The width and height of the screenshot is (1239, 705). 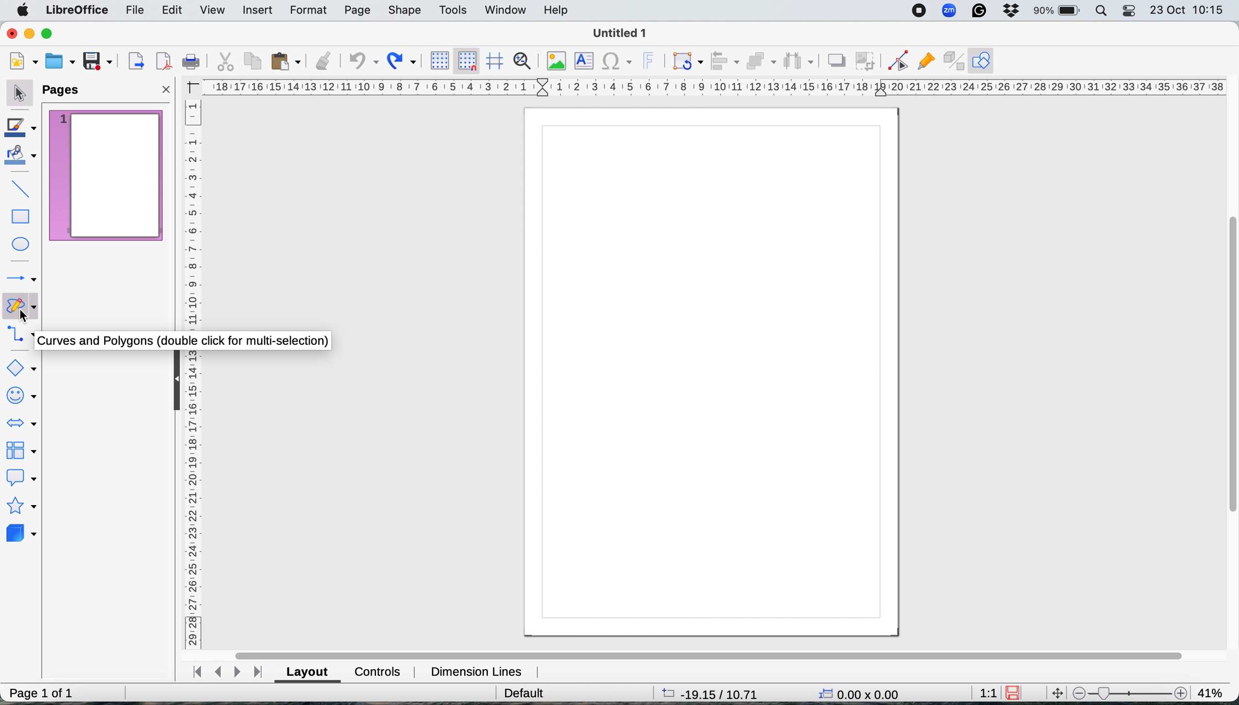 What do you see at coordinates (494, 61) in the screenshot?
I see `helplines when moving` at bounding box center [494, 61].